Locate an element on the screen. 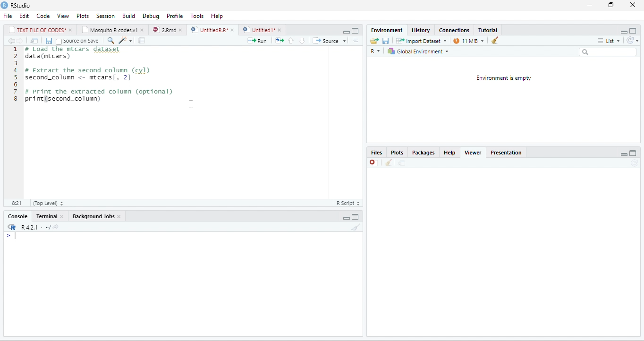 The height and width of the screenshot is (341, 644). minimize is located at coordinates (623, 153).